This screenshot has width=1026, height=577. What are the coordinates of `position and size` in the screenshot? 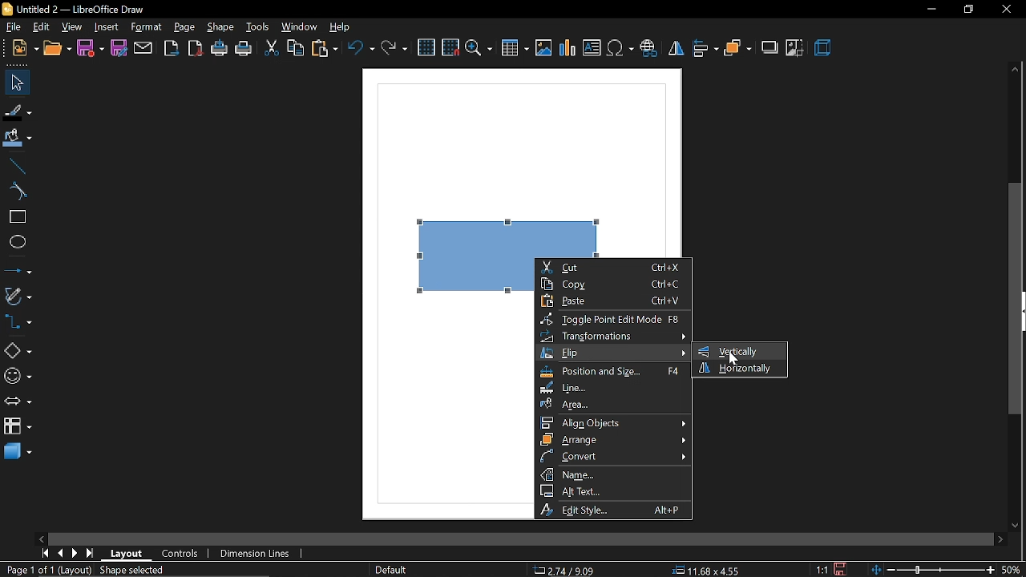 It's located at (613, 373).